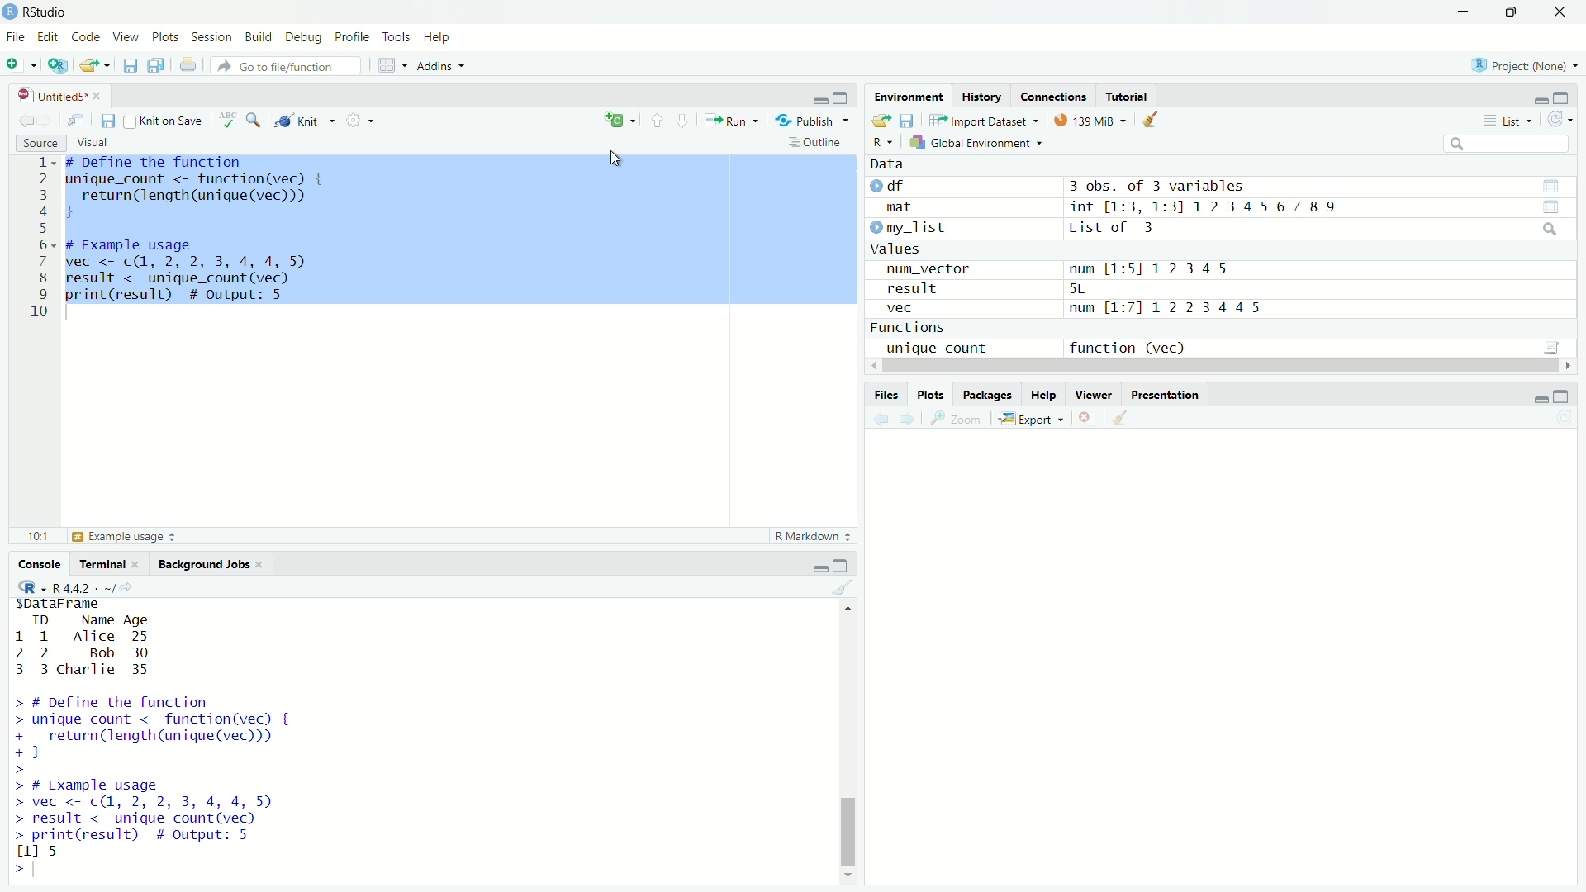  Describe the element at coordinates (55, 94) in the screenshot. I see `untitled5` at that location.